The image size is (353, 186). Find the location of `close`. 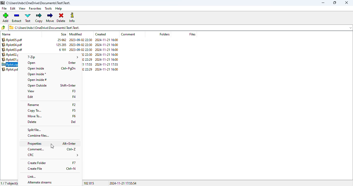

close is located at coordinates (347, 3).